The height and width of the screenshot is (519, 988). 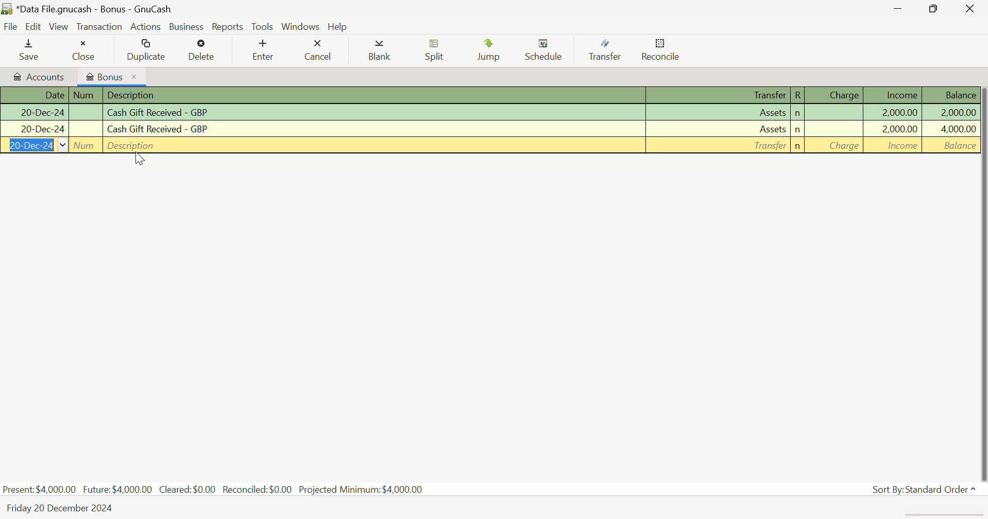 What do you see at coordinates (65, 508) in the screenshot?
I see `Friday 20 December 2024` at bounding box center [65, 508].